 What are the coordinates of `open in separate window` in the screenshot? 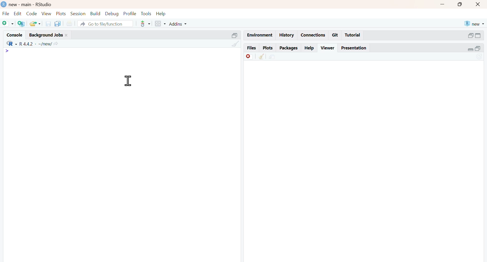 It's located at (478, 48).